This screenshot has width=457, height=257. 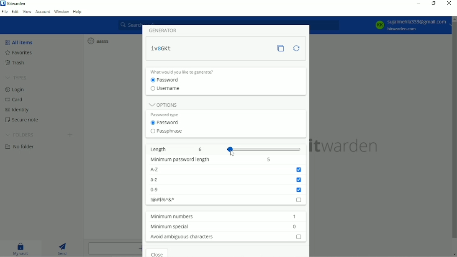 I want to click on Minimum numbers, so click(x=170, y=216).